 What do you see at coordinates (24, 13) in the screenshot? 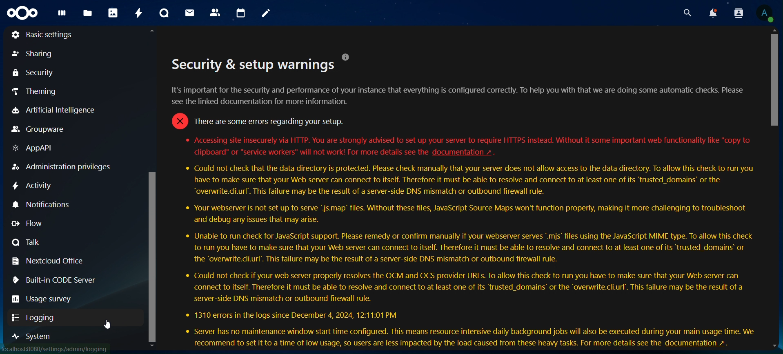
I see `icon` at bounding box center [24, 13].